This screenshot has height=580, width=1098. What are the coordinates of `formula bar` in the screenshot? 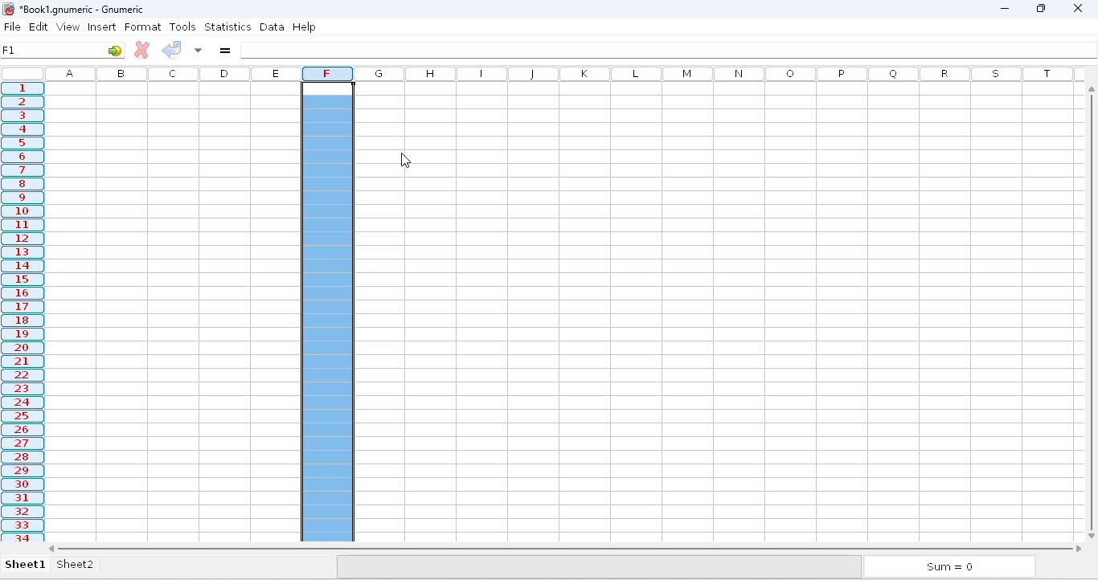 It's located at (669, 51).